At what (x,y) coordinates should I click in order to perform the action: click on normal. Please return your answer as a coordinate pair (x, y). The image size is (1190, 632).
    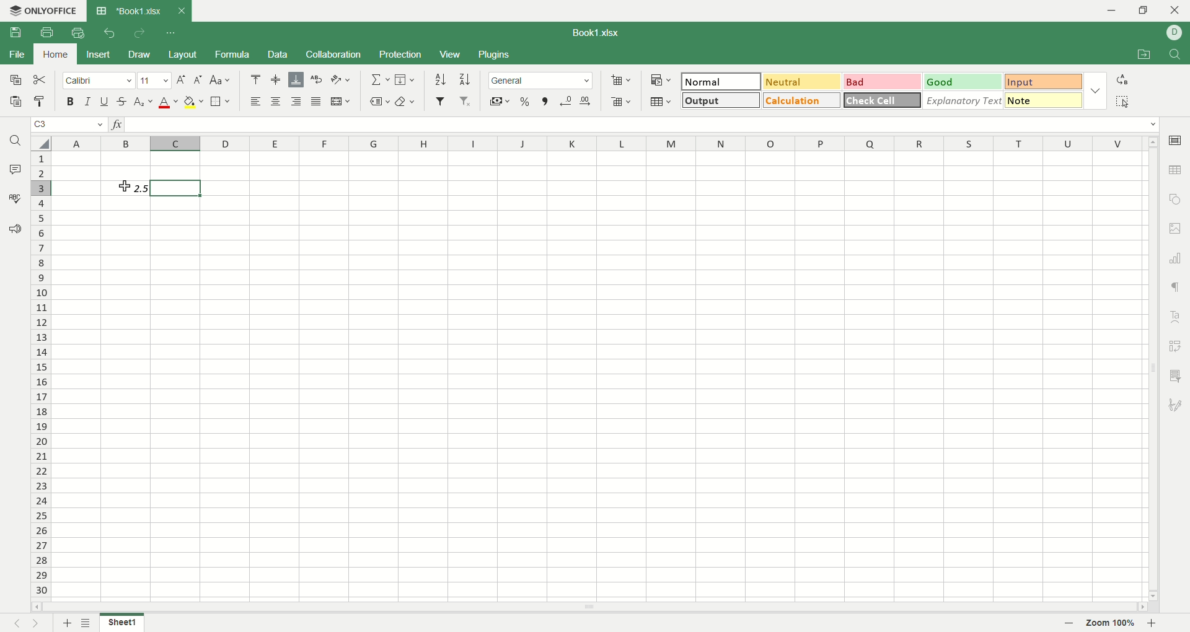
    Looking at the image, I should click on (721, 81).